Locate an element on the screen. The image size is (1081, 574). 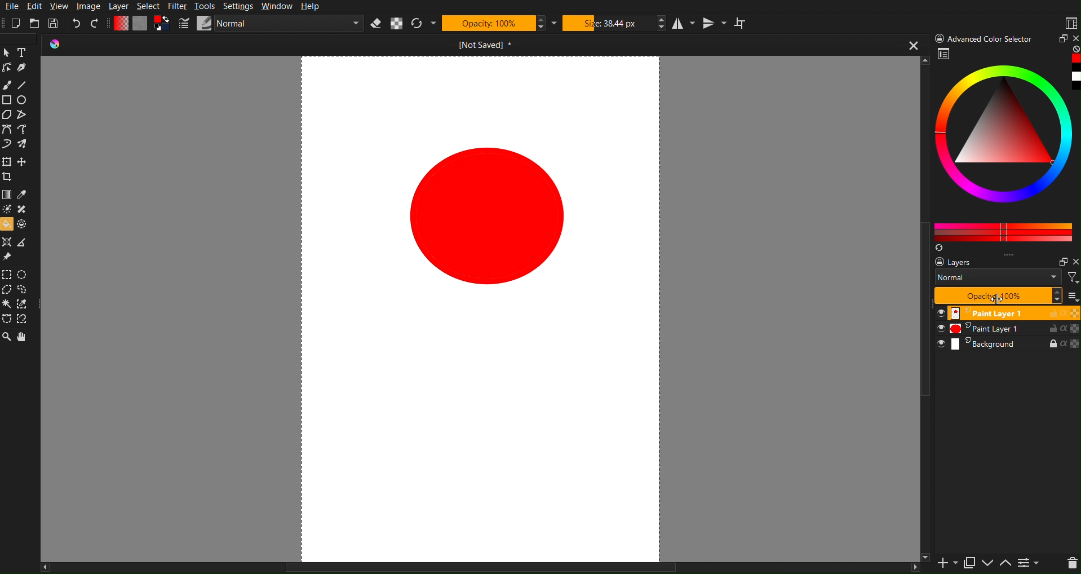
Save is located at coordinates (55, 24).